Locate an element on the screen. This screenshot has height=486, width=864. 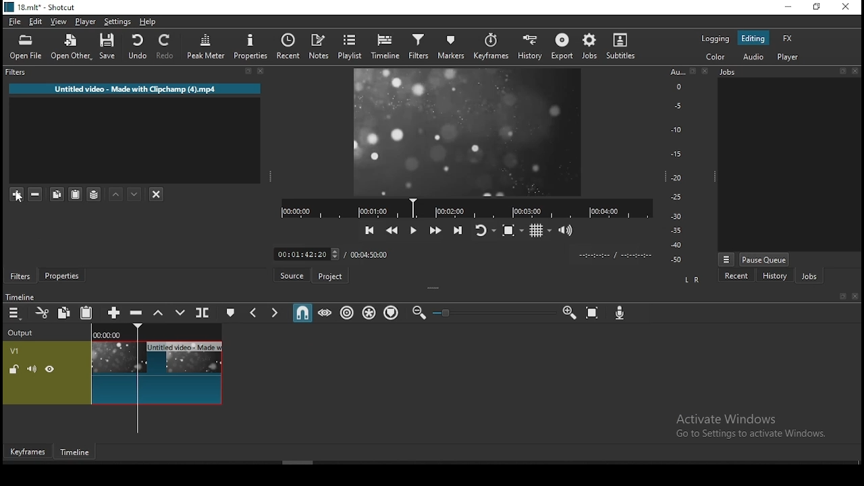
Detach is located at coordinates (248, 72).